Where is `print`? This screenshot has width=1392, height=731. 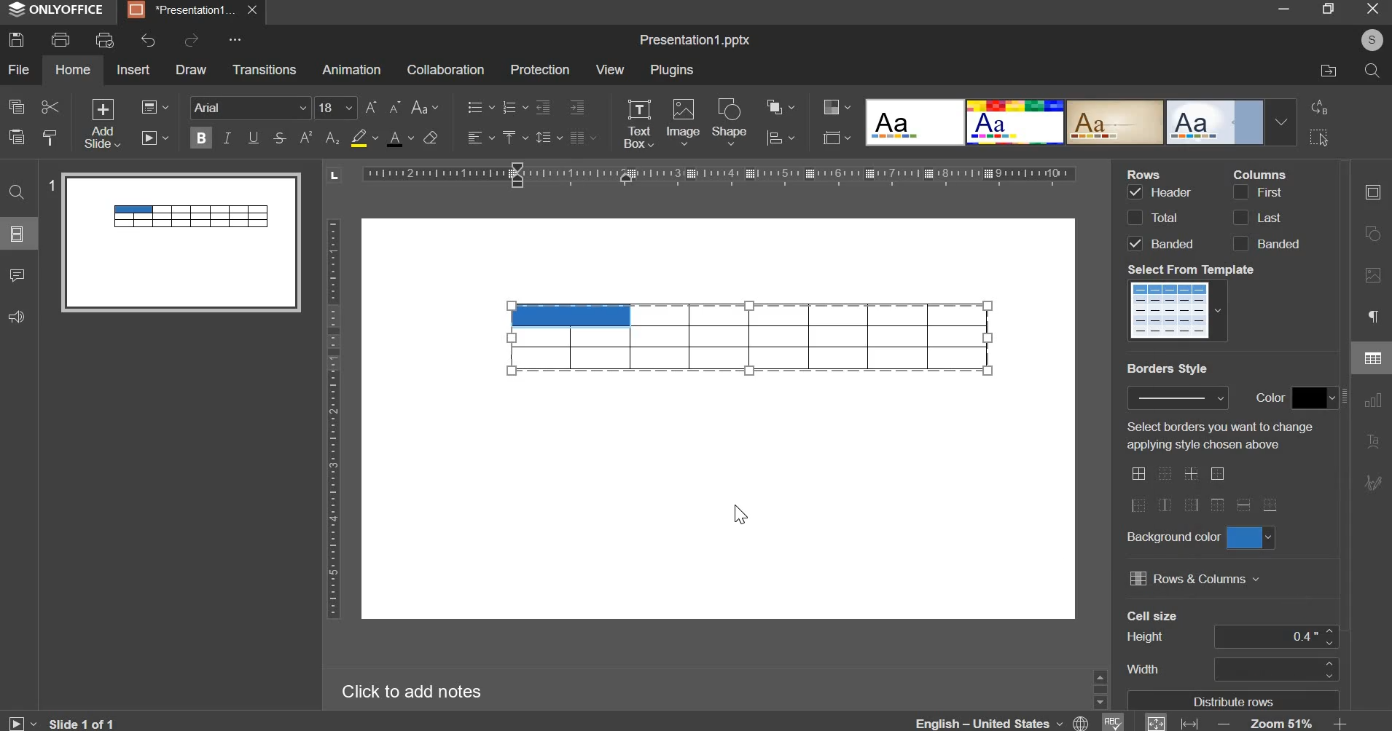 print is located at coordinates (61, 39).